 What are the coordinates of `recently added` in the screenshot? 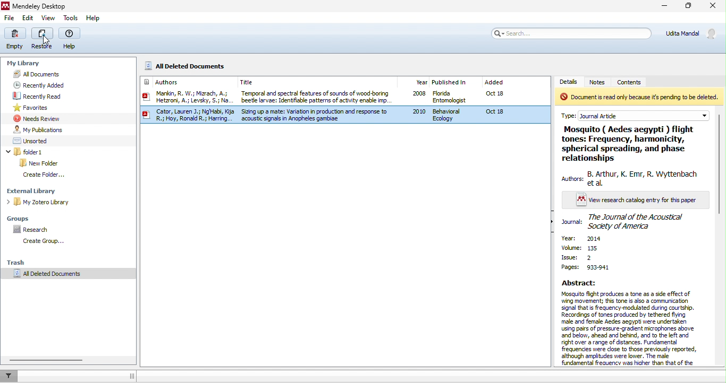 It's located at (53, 85).